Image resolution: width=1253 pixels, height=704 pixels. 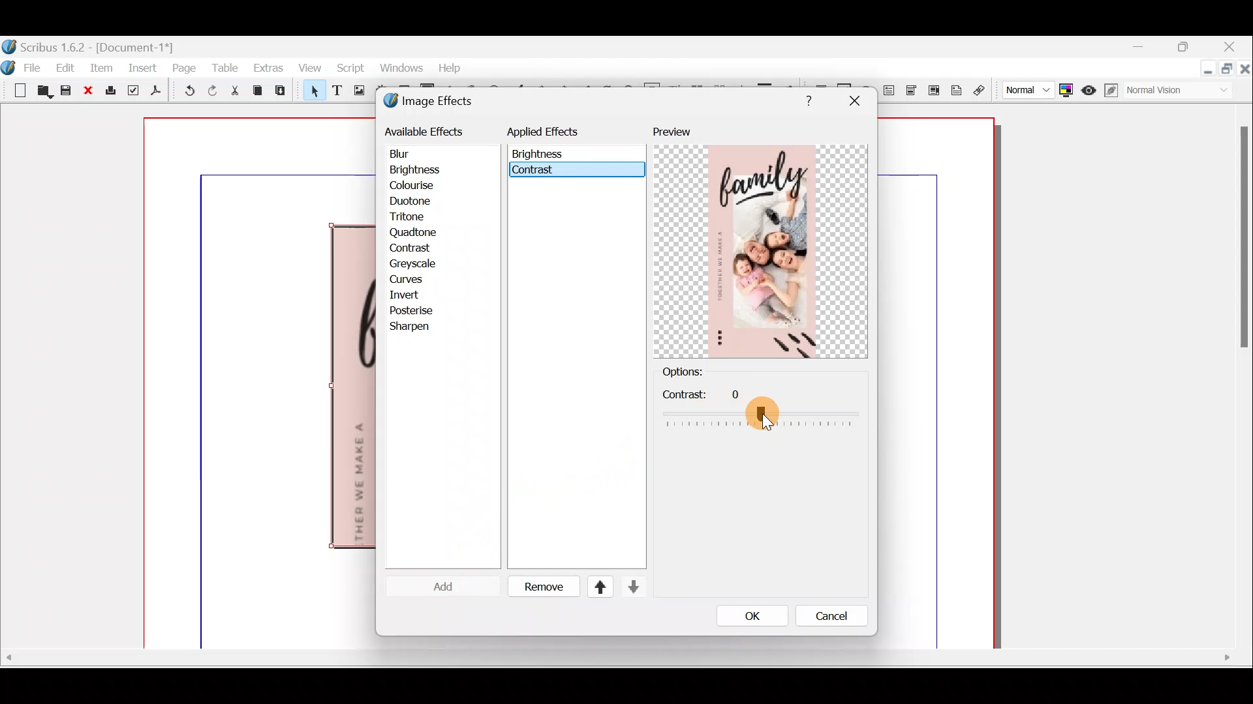 What do you see at coordinates (258, 91) in the screenshot?
I see `Copy` at bounding box center [258, 91].